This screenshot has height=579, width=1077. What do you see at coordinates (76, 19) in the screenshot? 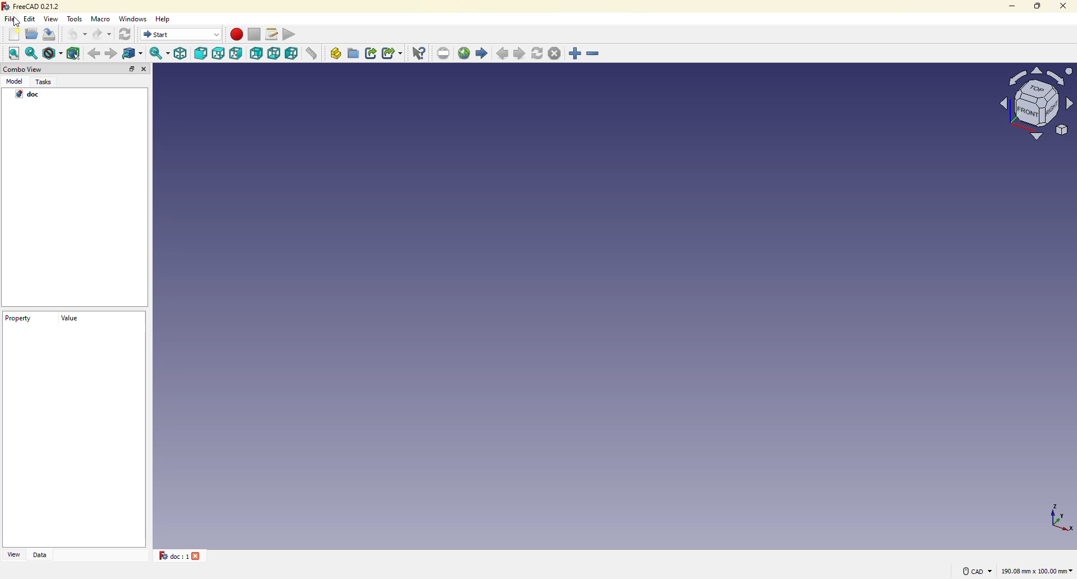
I see `tools` at bounding box center [76, 19].